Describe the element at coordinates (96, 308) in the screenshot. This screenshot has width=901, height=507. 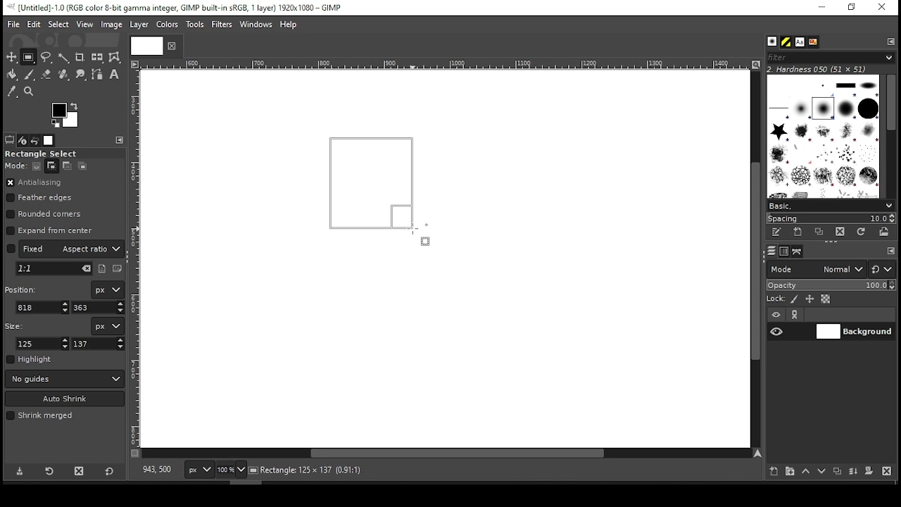
I see `y` at that location.